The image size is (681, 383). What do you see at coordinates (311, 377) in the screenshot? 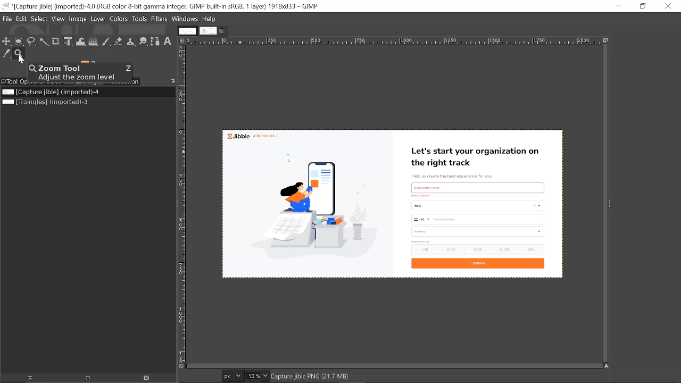
I see `Capture jible.png (21.7 mb)` at bounding box center [311, 377].